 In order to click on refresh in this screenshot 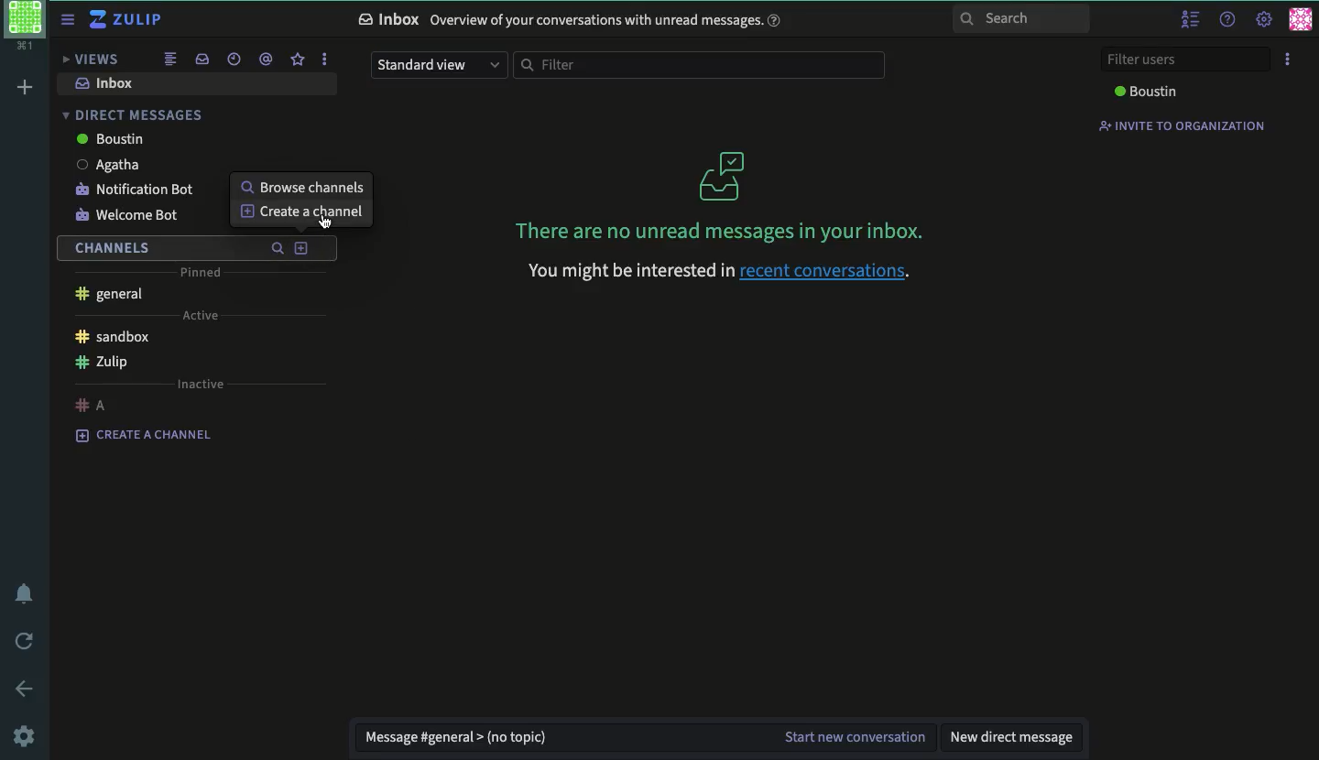, I will do `click(27, 638)`.